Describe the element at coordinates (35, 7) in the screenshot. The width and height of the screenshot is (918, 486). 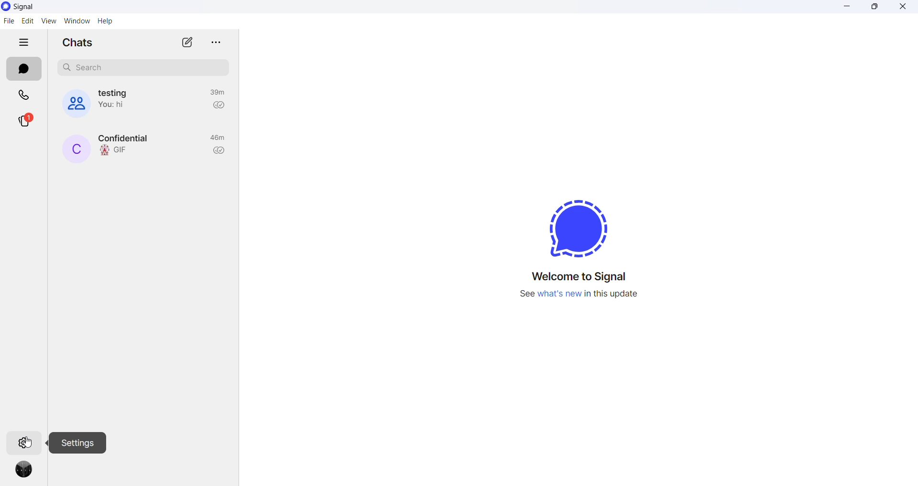
I see `application name and logo` at that location.